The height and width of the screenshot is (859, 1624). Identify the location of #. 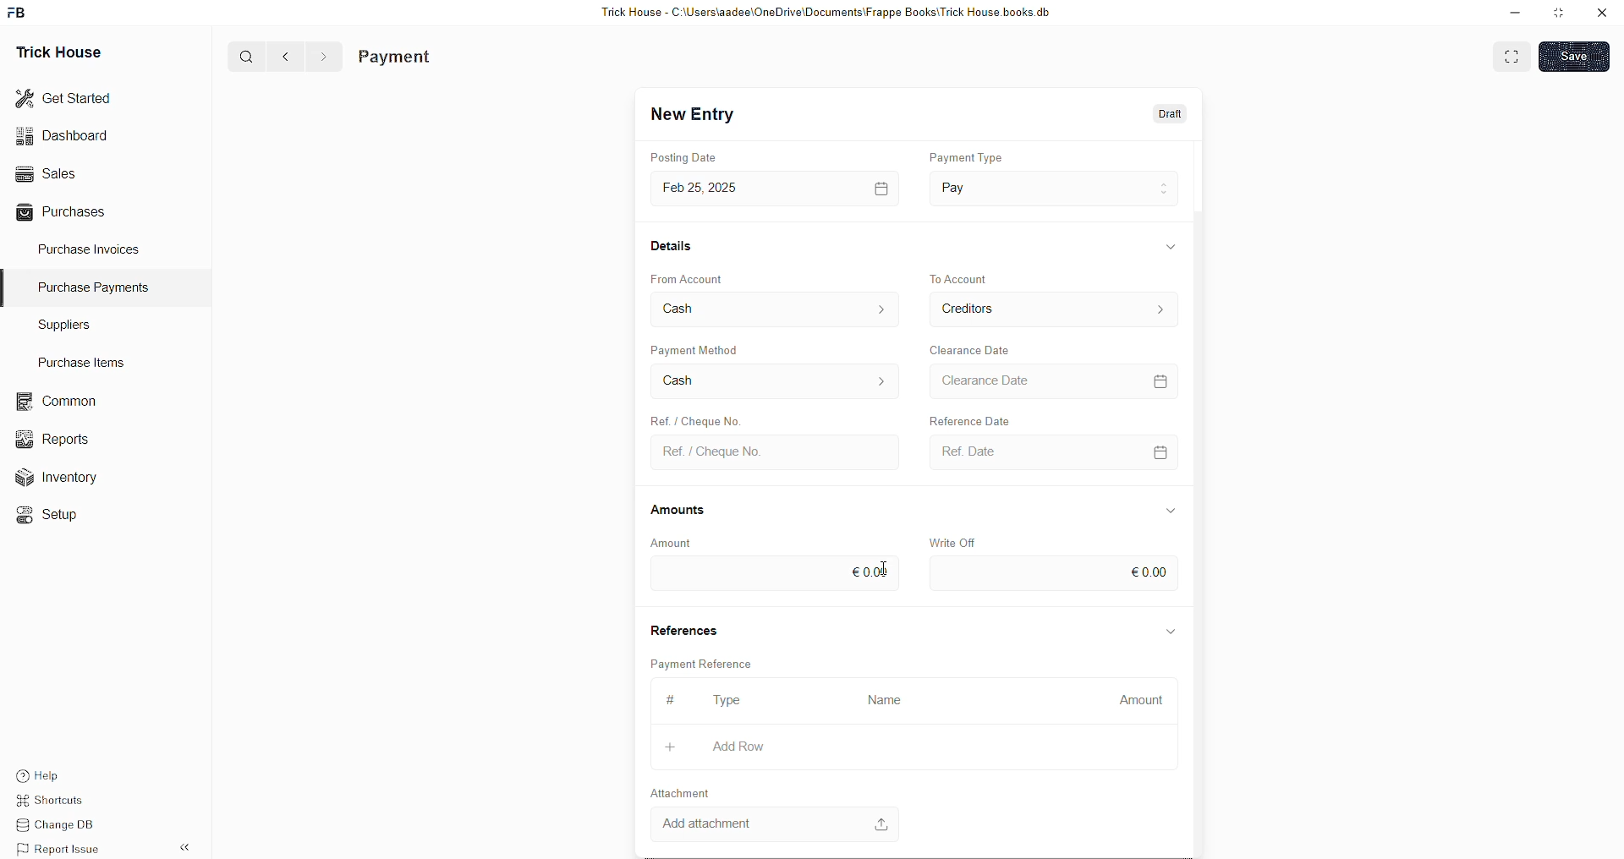
(662, 700).